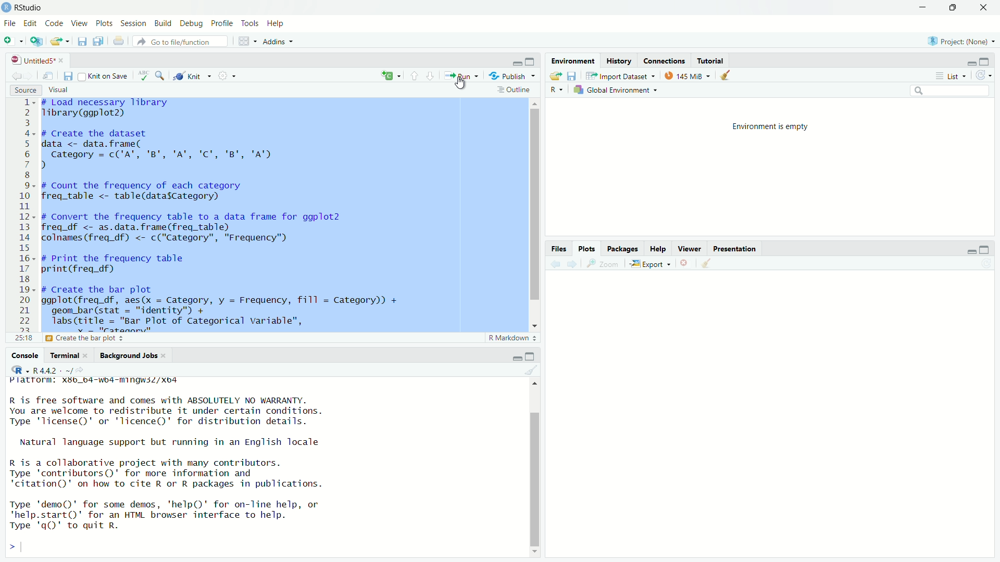  I want to click on Import Dataset, so click(618, 76).